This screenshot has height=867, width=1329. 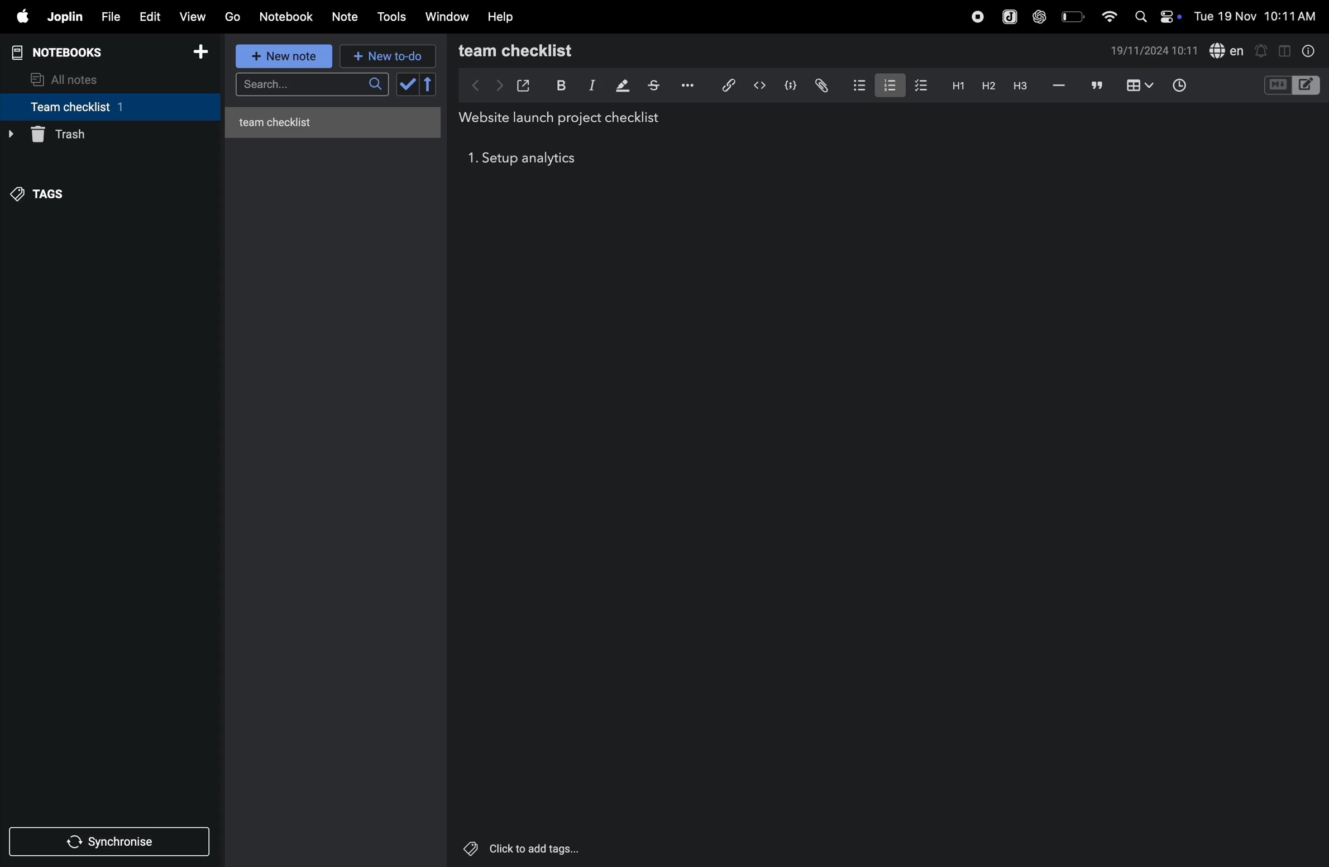 What do you see at coordinates (1006, 15) in the screenshot?
I see `joplin` at bounding box center [1006, 15].